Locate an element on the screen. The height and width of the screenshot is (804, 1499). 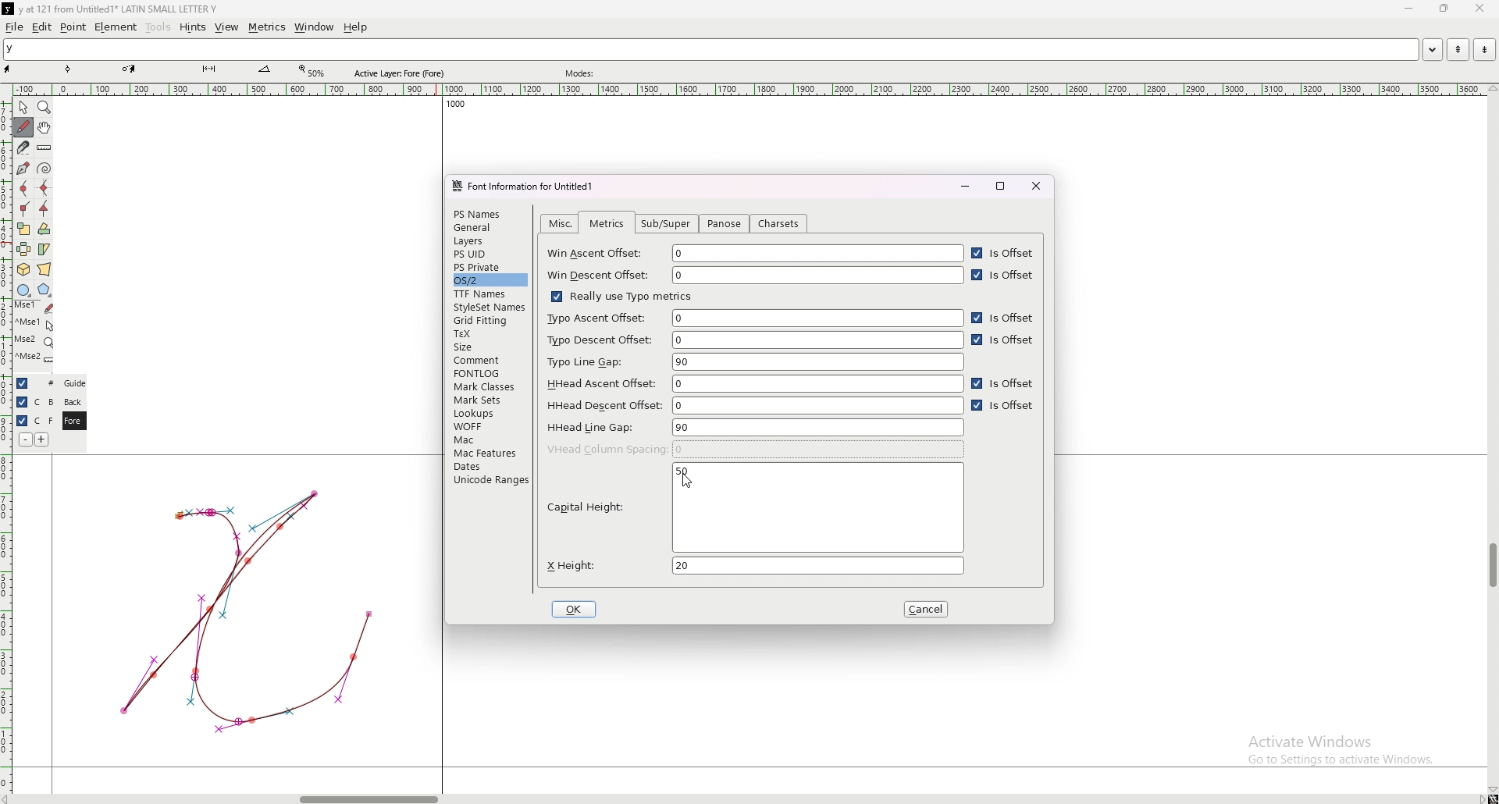
hide layer is located at coordinates (22, 402).